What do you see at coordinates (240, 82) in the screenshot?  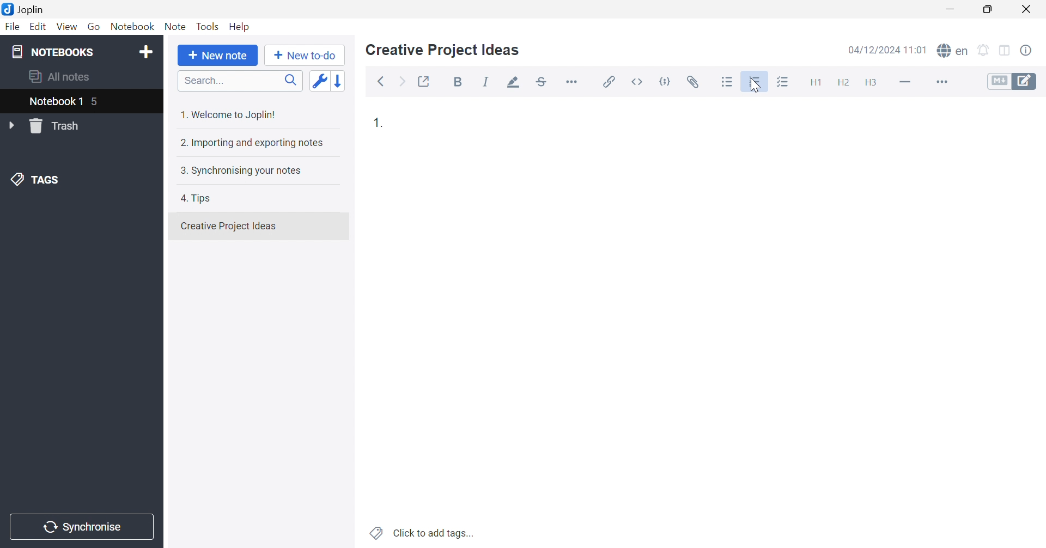 I see `Search` at bounding box center [240, 82].